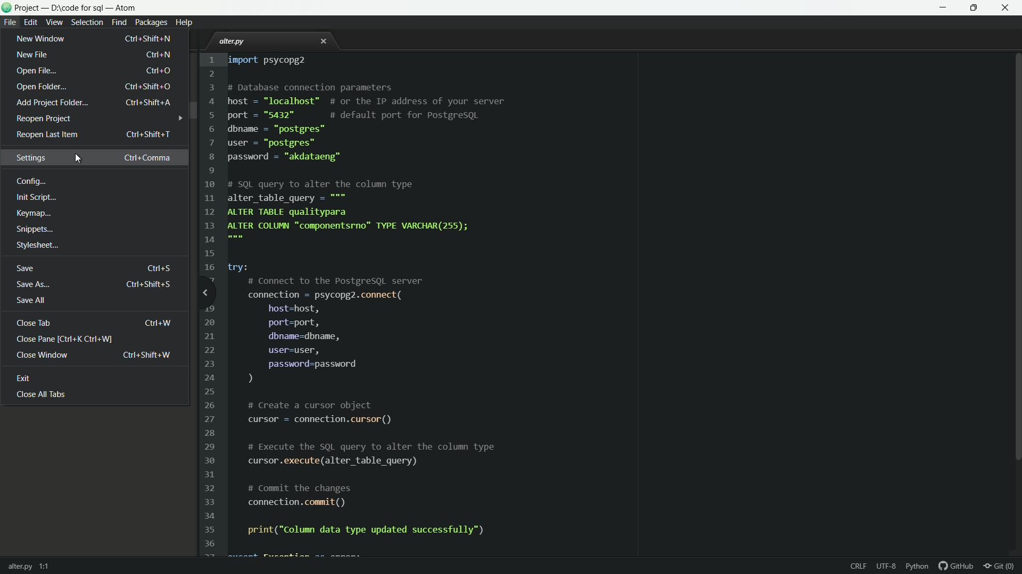  I want to click on close pane, so click(66, 339).